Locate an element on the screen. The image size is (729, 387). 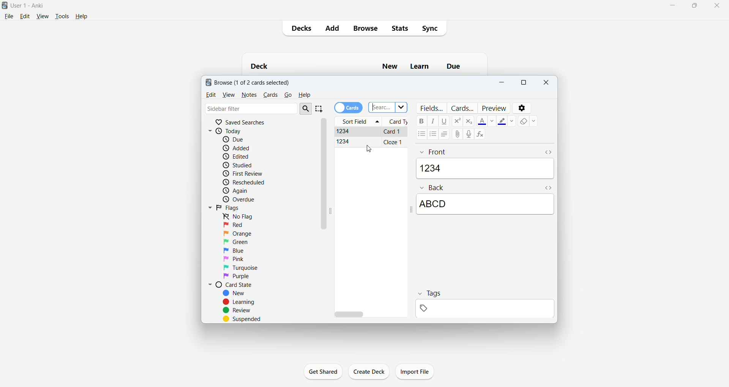
red is located at coordinates (233, 225).